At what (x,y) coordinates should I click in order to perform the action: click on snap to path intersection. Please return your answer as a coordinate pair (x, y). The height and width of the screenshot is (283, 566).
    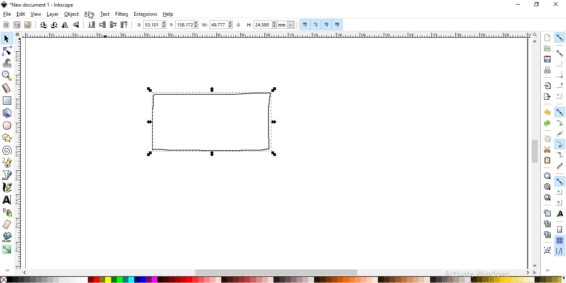
    Looking at the image, I should click on (559, 135).